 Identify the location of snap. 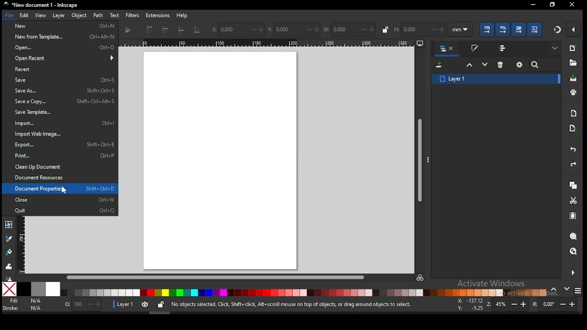
(558, 29).